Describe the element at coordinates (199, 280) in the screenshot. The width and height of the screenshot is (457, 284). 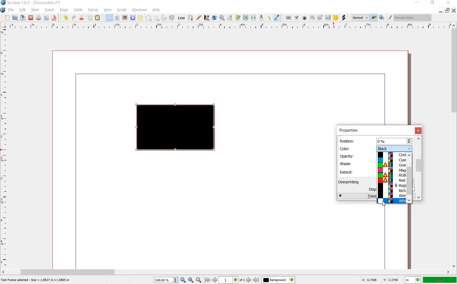
I see `zoom in` at that location.